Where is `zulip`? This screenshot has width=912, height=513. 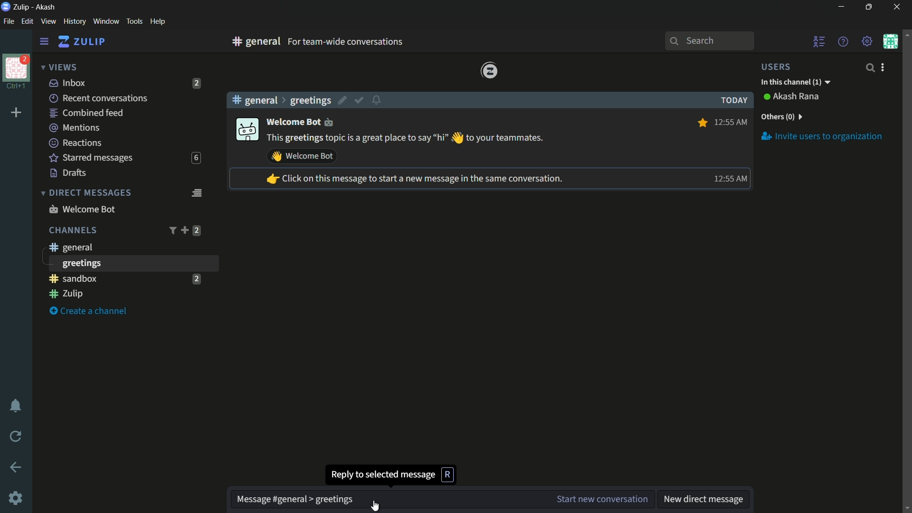 zulip is located at coordinates (81, 42).